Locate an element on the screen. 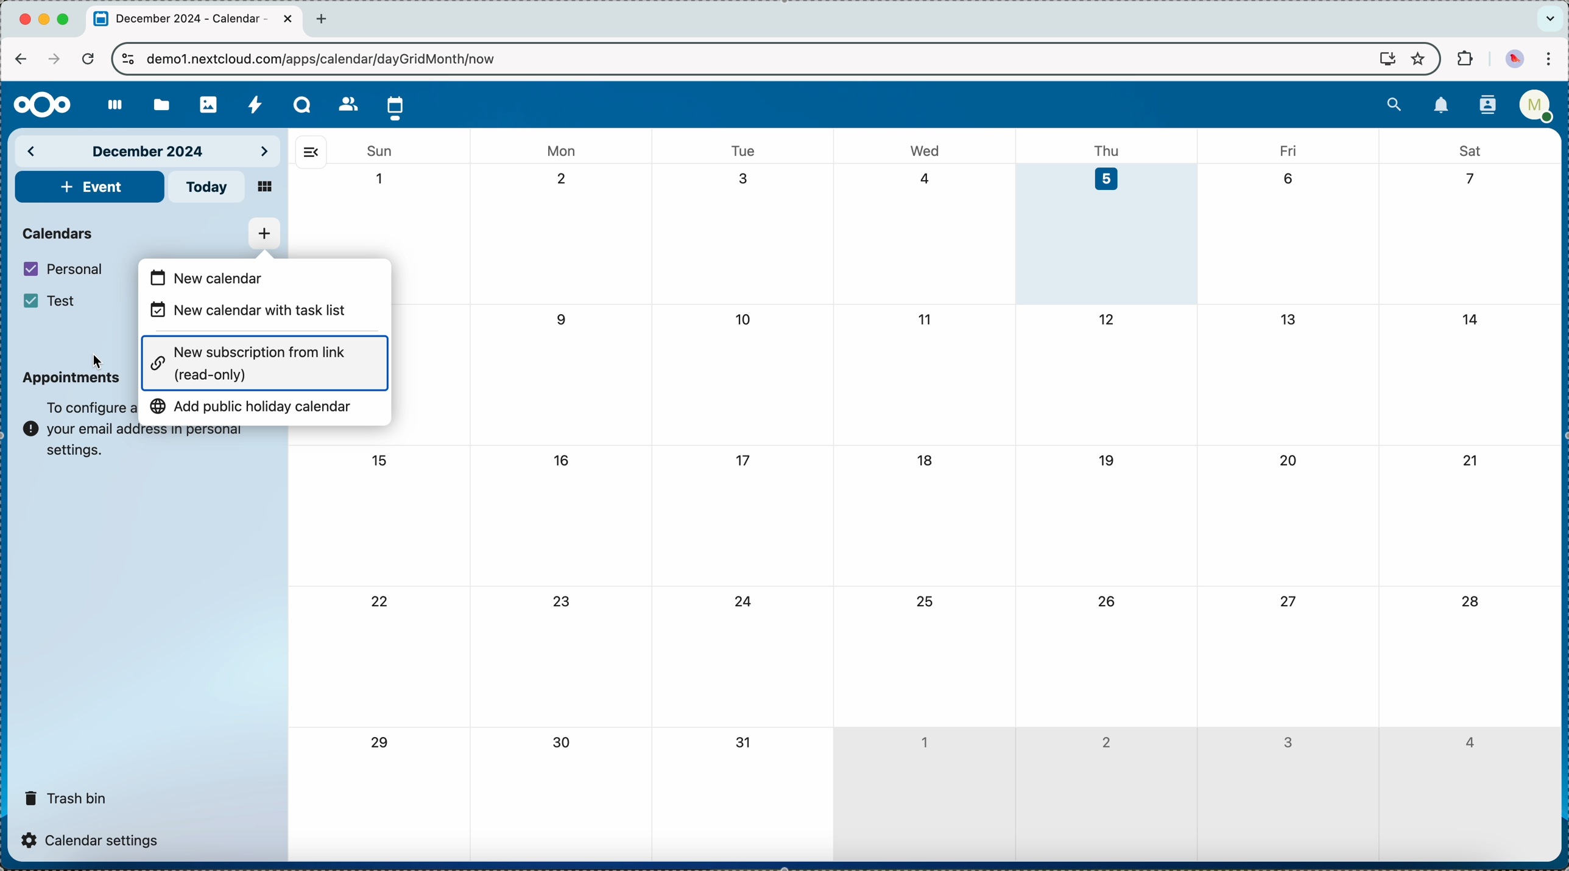  notifications is located at coordinates (1442, 106).